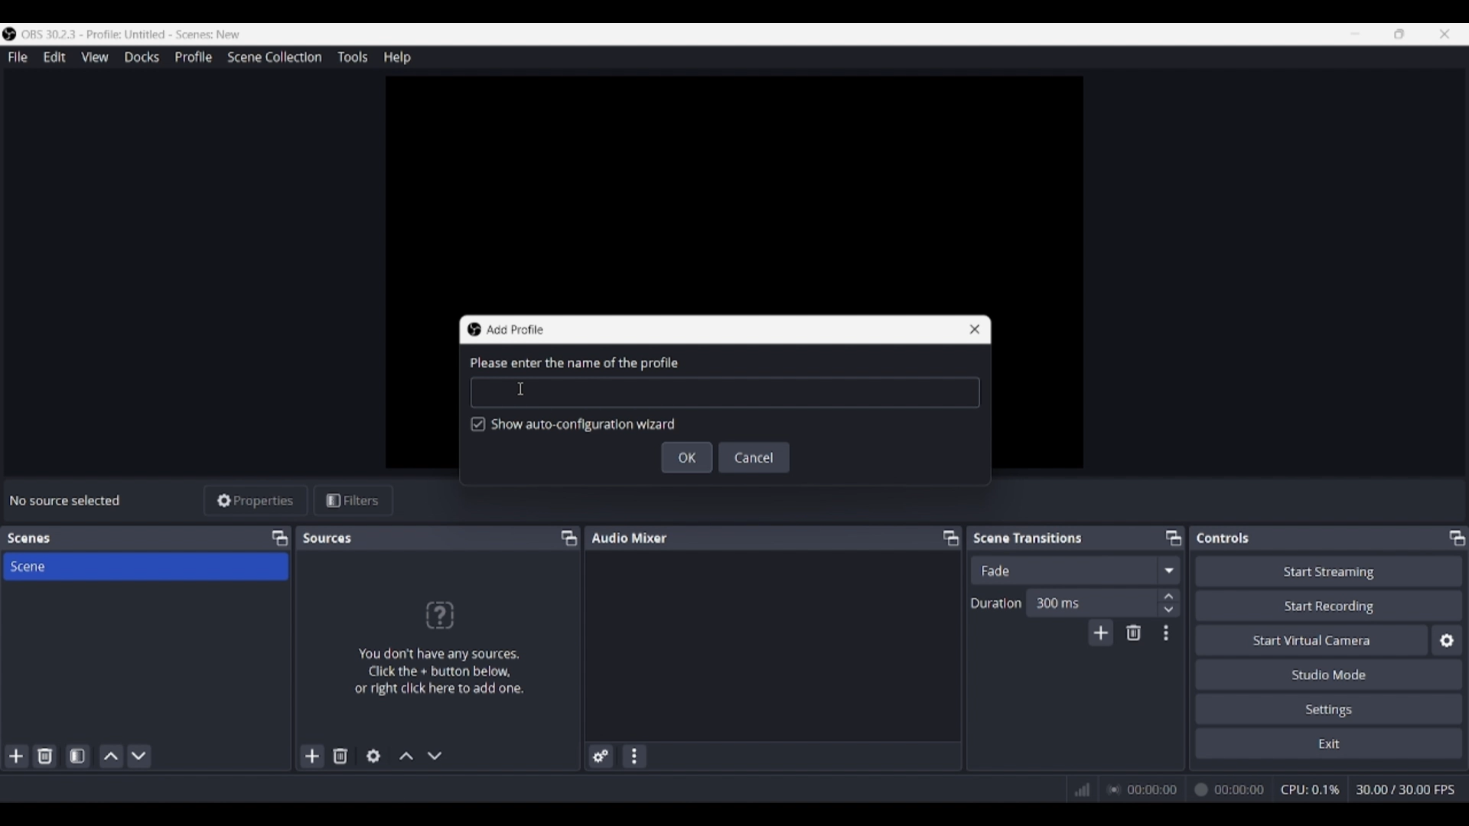  I want to click on Move scene up, so click(112, 756).